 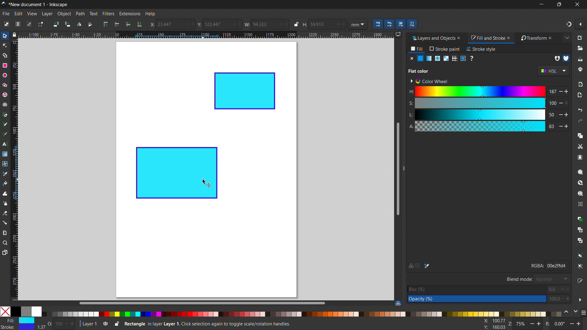 I want to click on Decrease/minus, so click(x=279, y=24).